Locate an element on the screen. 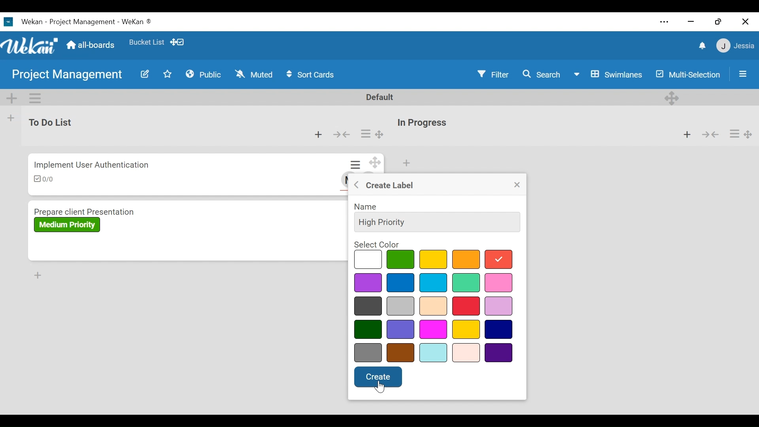 The width and height of the screenshot is (759, 427). close is located at coordinates (745, 22).